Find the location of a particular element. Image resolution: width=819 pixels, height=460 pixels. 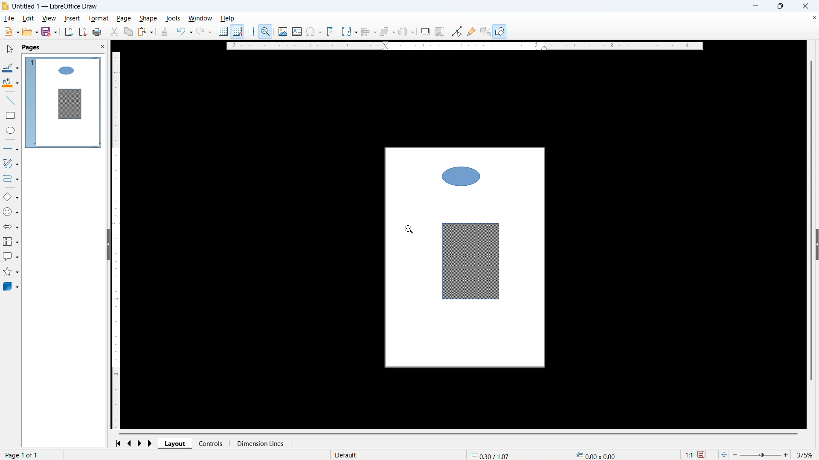

Curves and polygons  is located at coordinates (11, 164).